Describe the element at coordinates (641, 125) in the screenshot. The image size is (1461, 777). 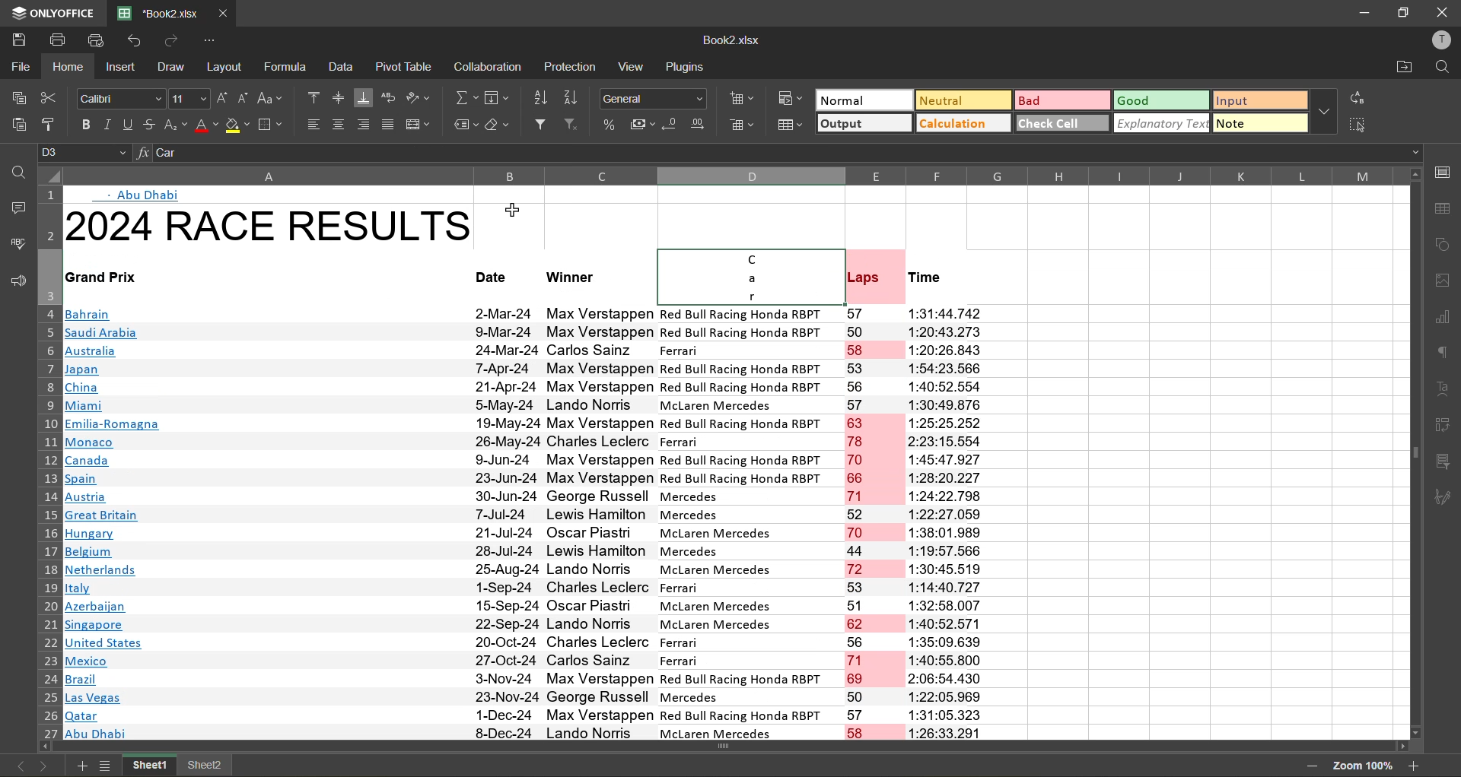
I see `accounting` at that location.